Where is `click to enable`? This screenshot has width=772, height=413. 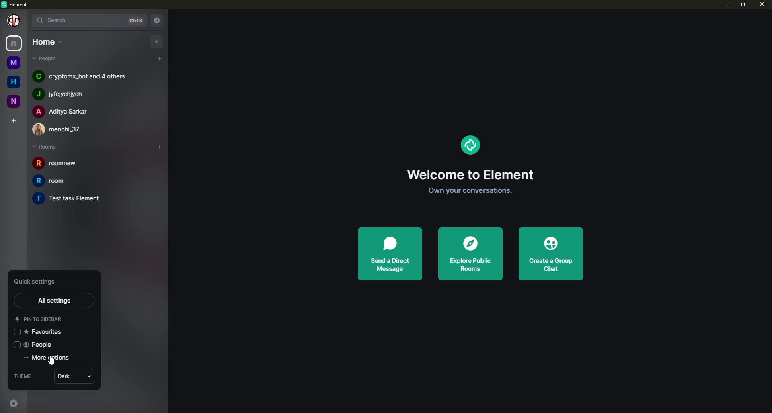 click to enable is located at coordinates (15, 345).